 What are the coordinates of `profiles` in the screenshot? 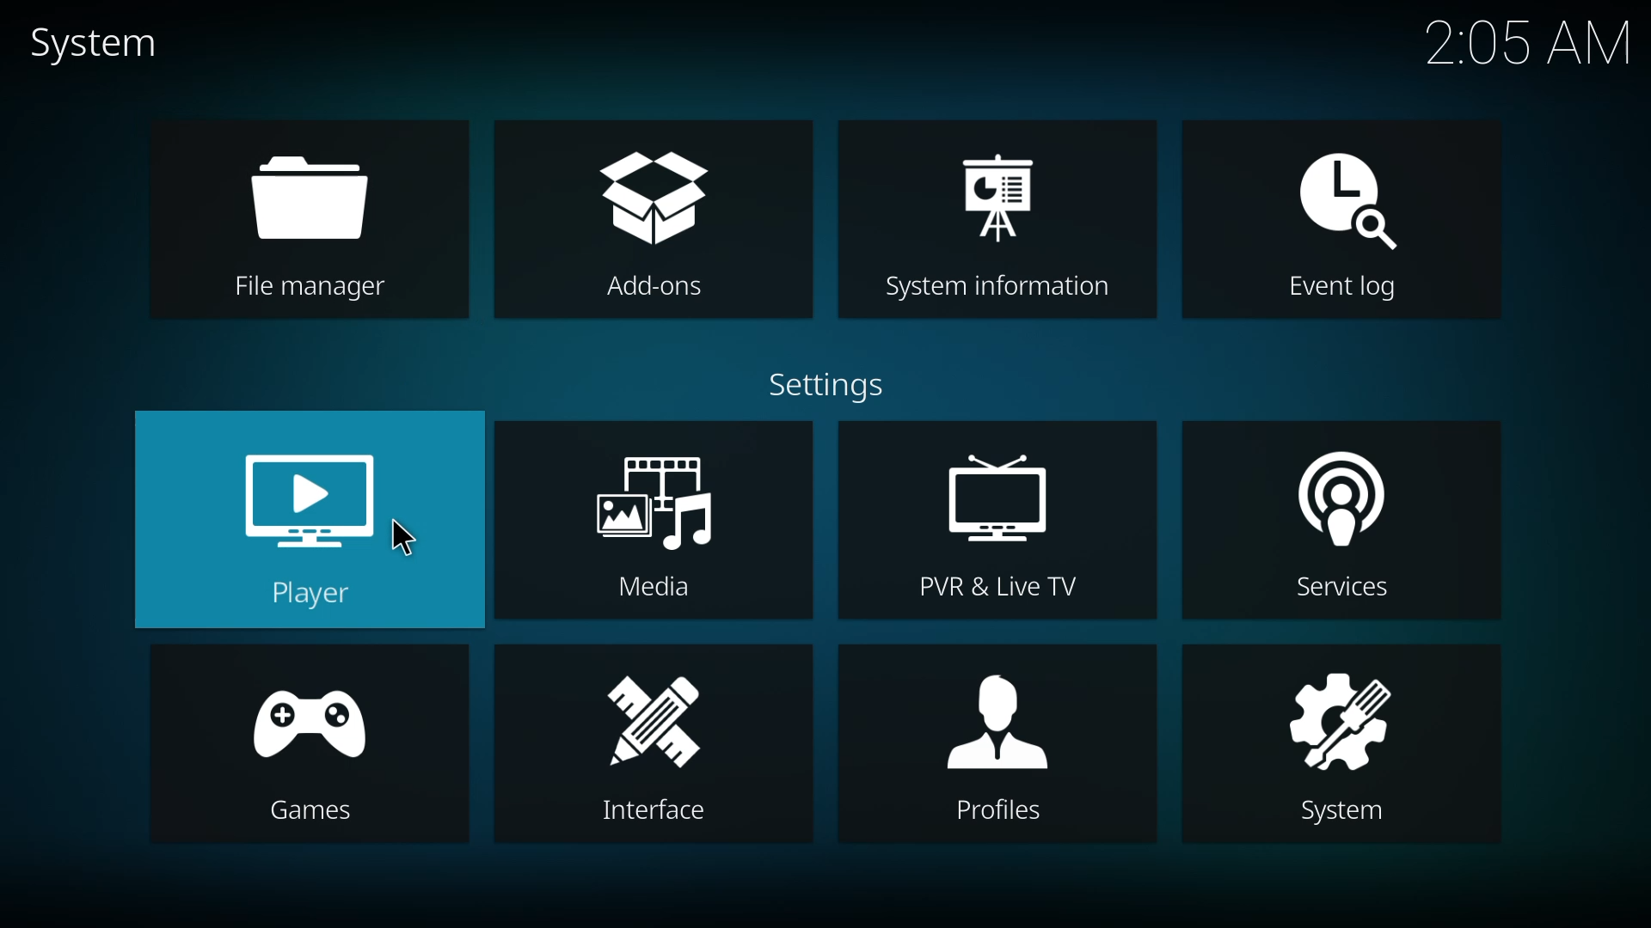 It's located at (1001, 747).